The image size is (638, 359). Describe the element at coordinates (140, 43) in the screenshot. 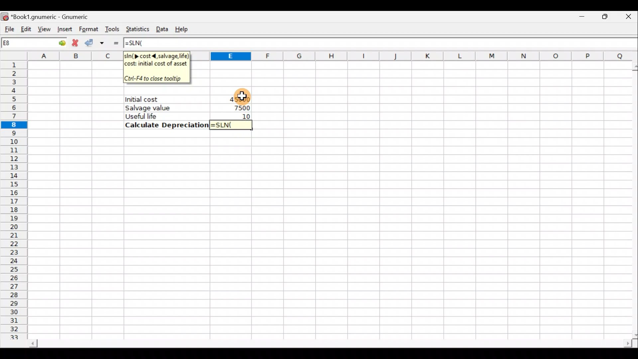

I see `=SLN(` at that location.